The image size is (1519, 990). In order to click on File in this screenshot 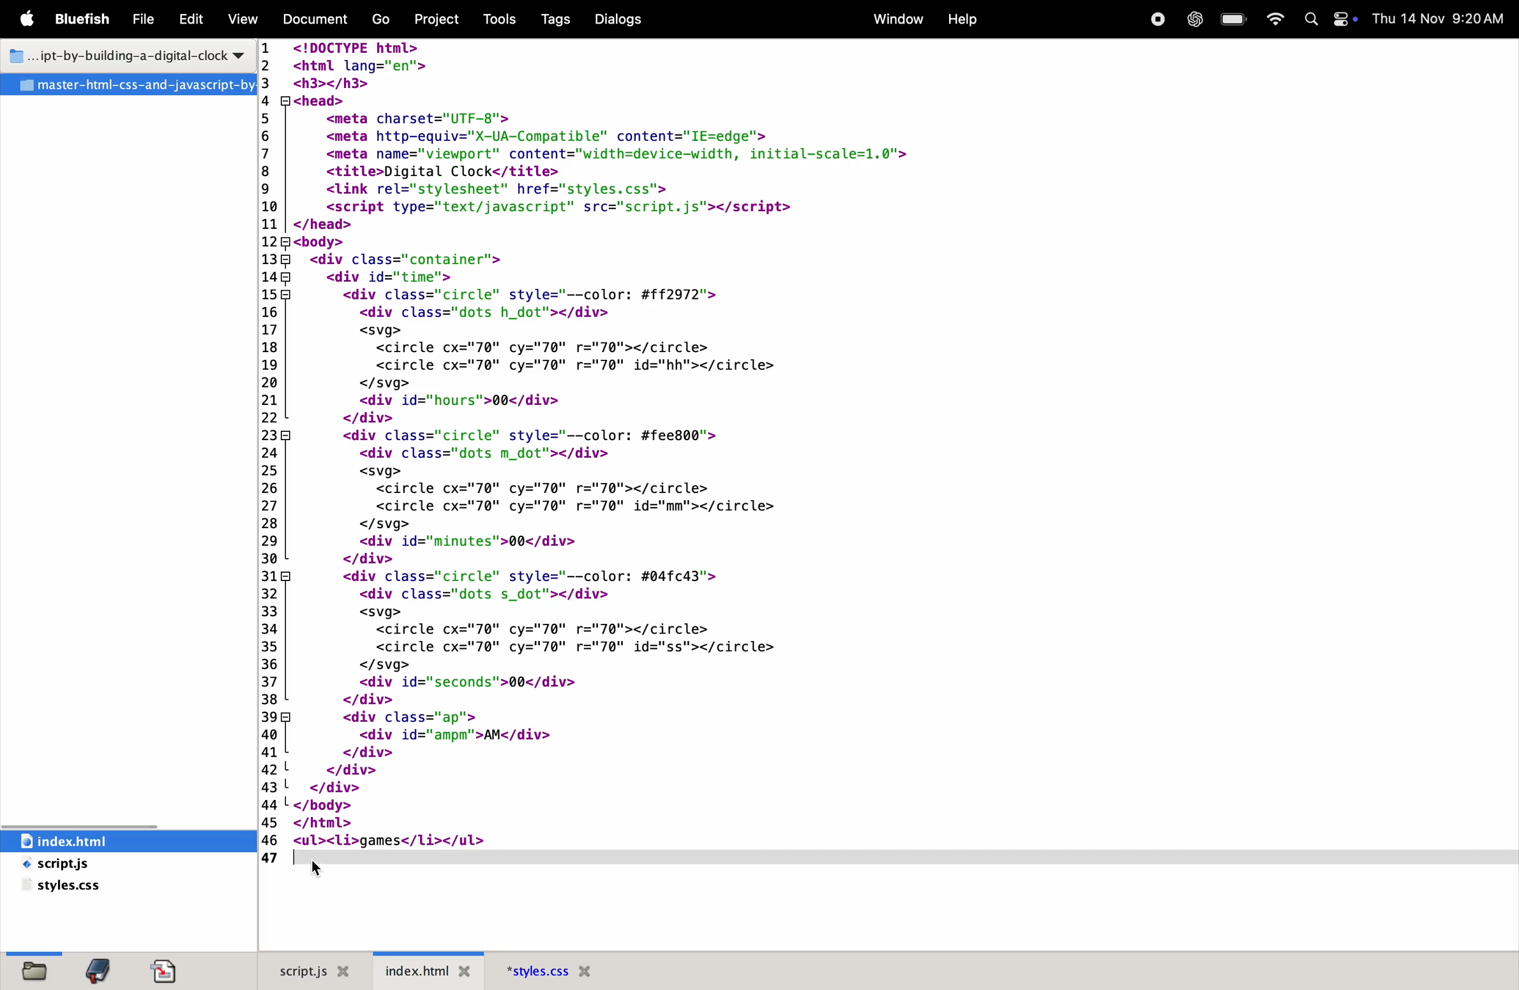, I will do `click(145, 20)`.